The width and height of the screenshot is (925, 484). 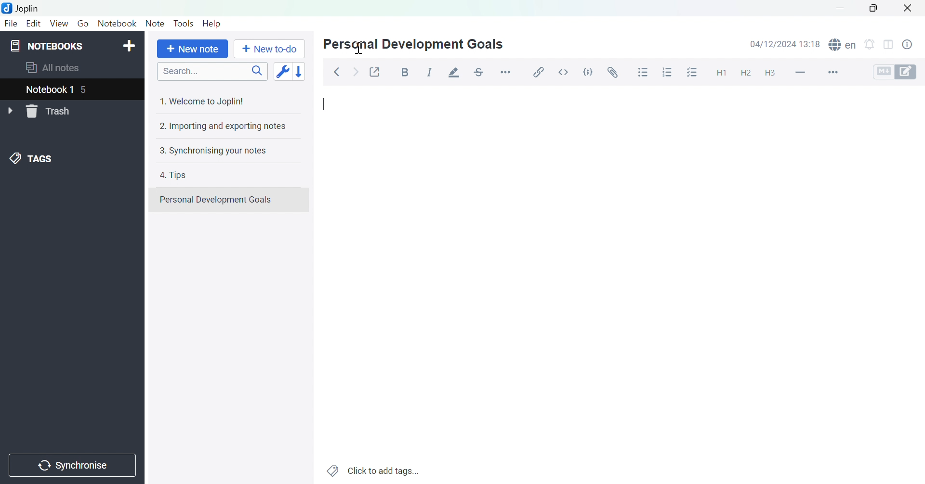 I want to click on Drop Down, so click(x=10, y=110).